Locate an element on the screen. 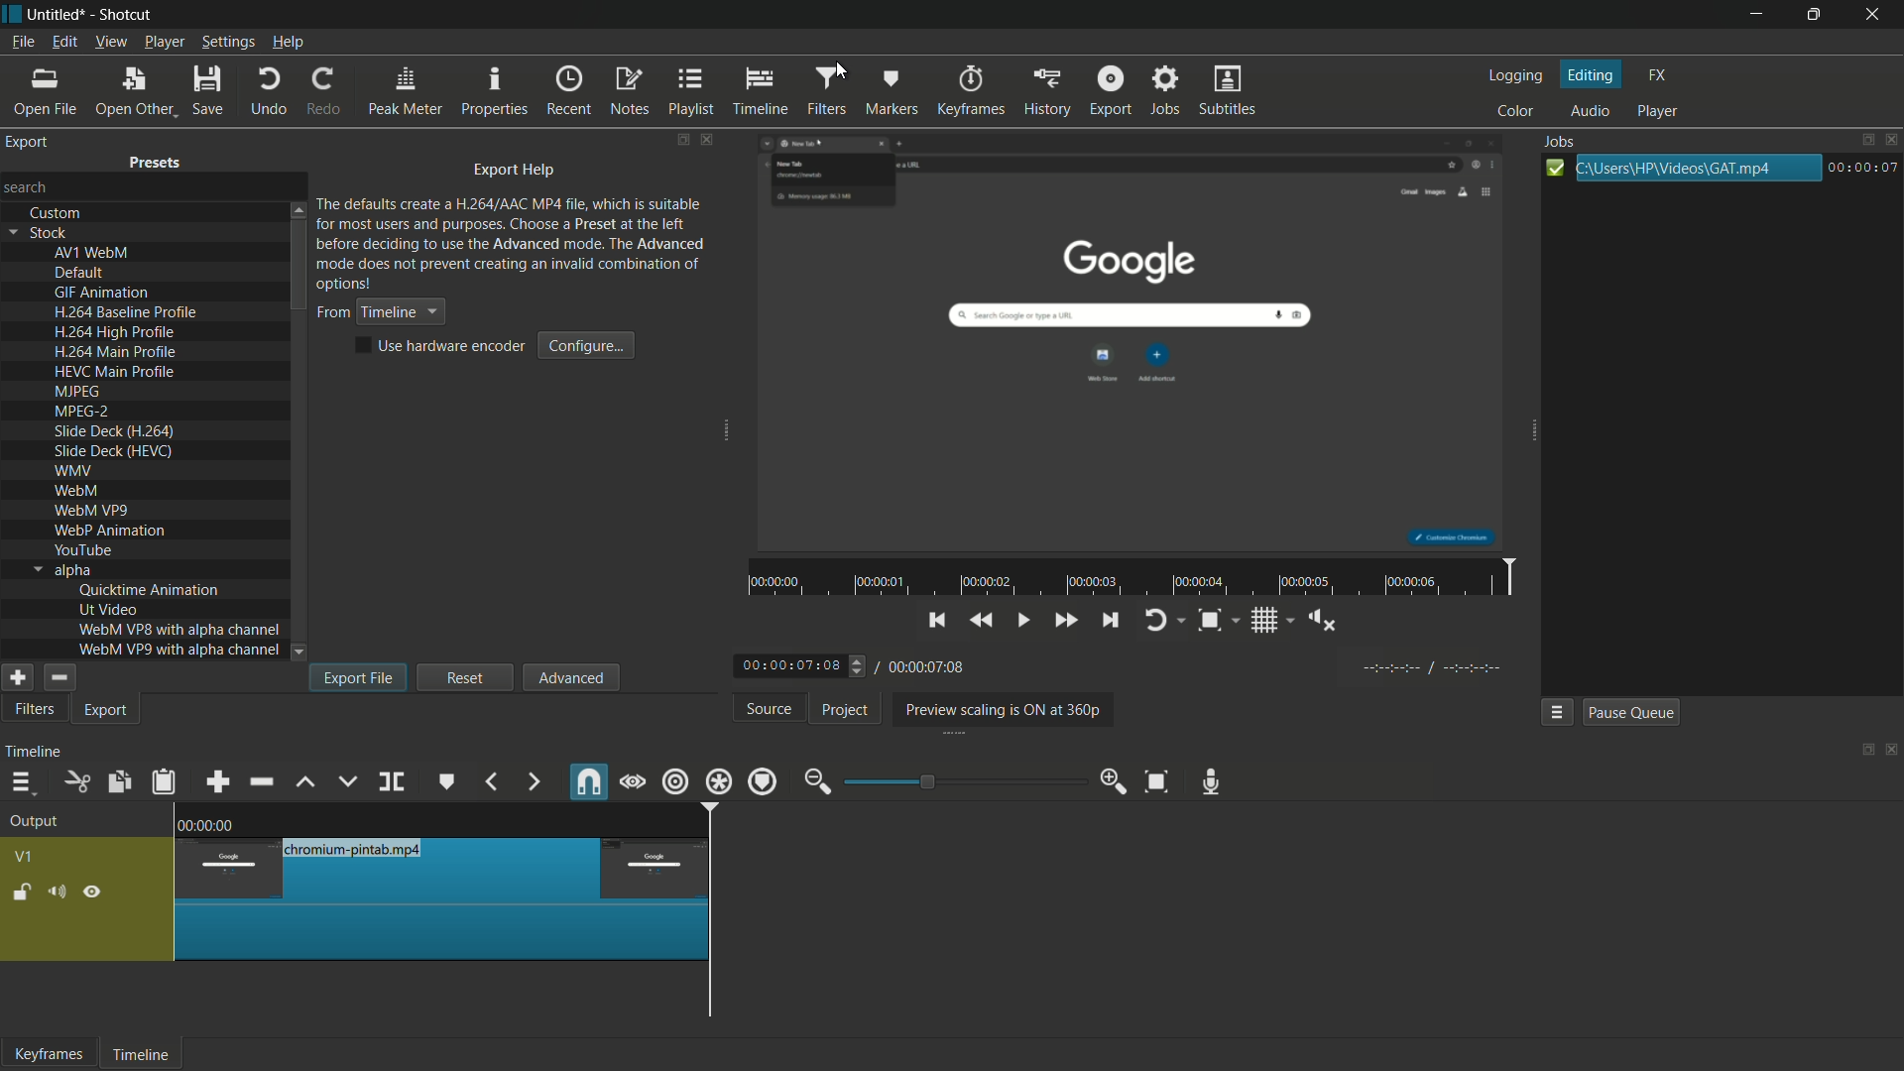  export file is located at coordinates (360, 677).